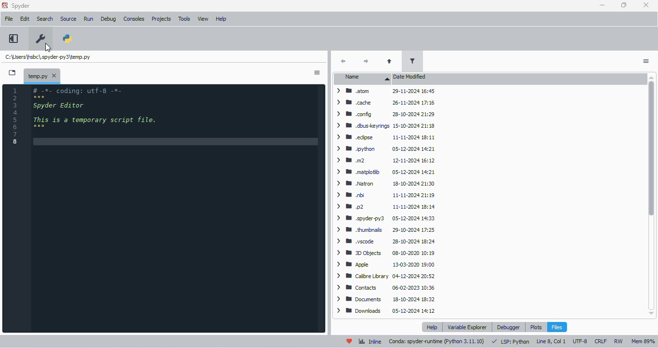 The width and height of the screenshot is (658, 348). I want to click on editor, so click(176, 208).